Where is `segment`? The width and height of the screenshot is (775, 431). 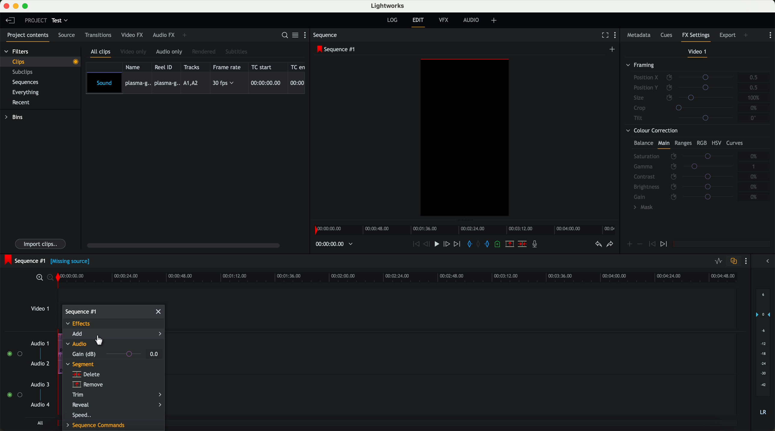 segment is located at coordinates (81, 365).